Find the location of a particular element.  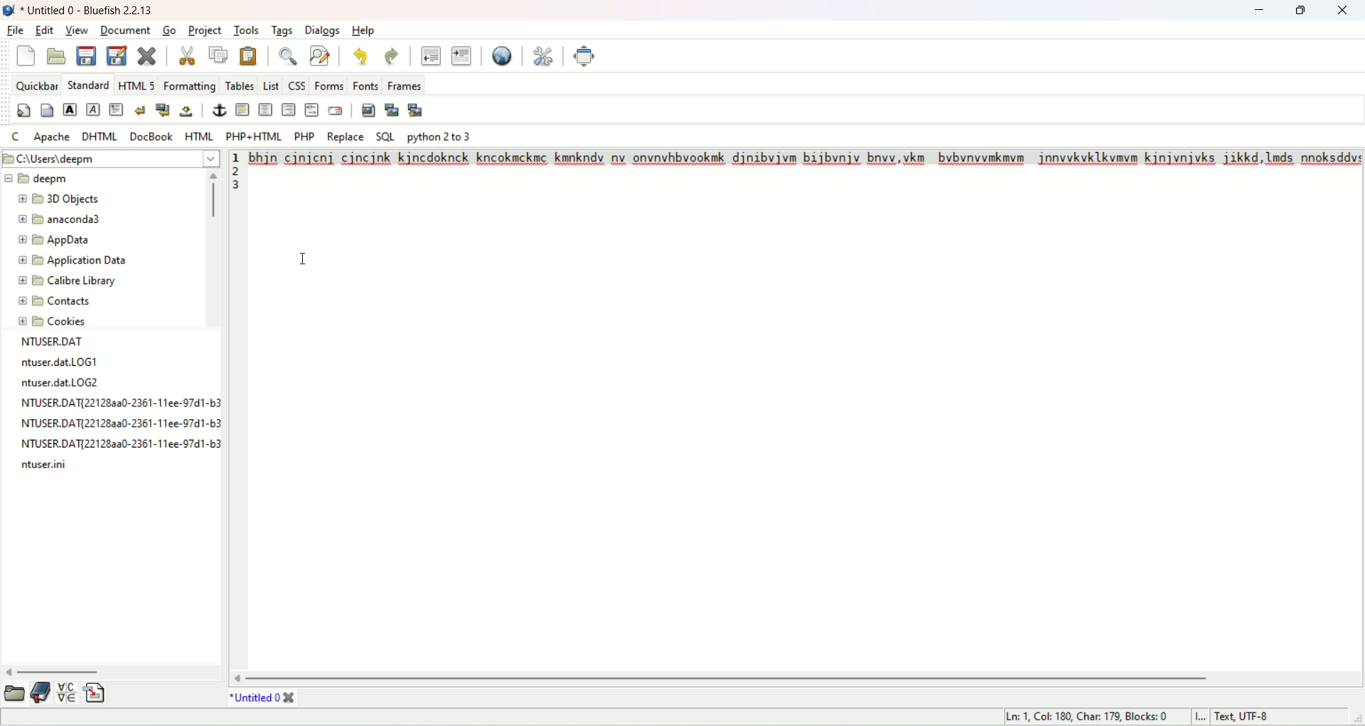

center is located at coordinates (267, 109).